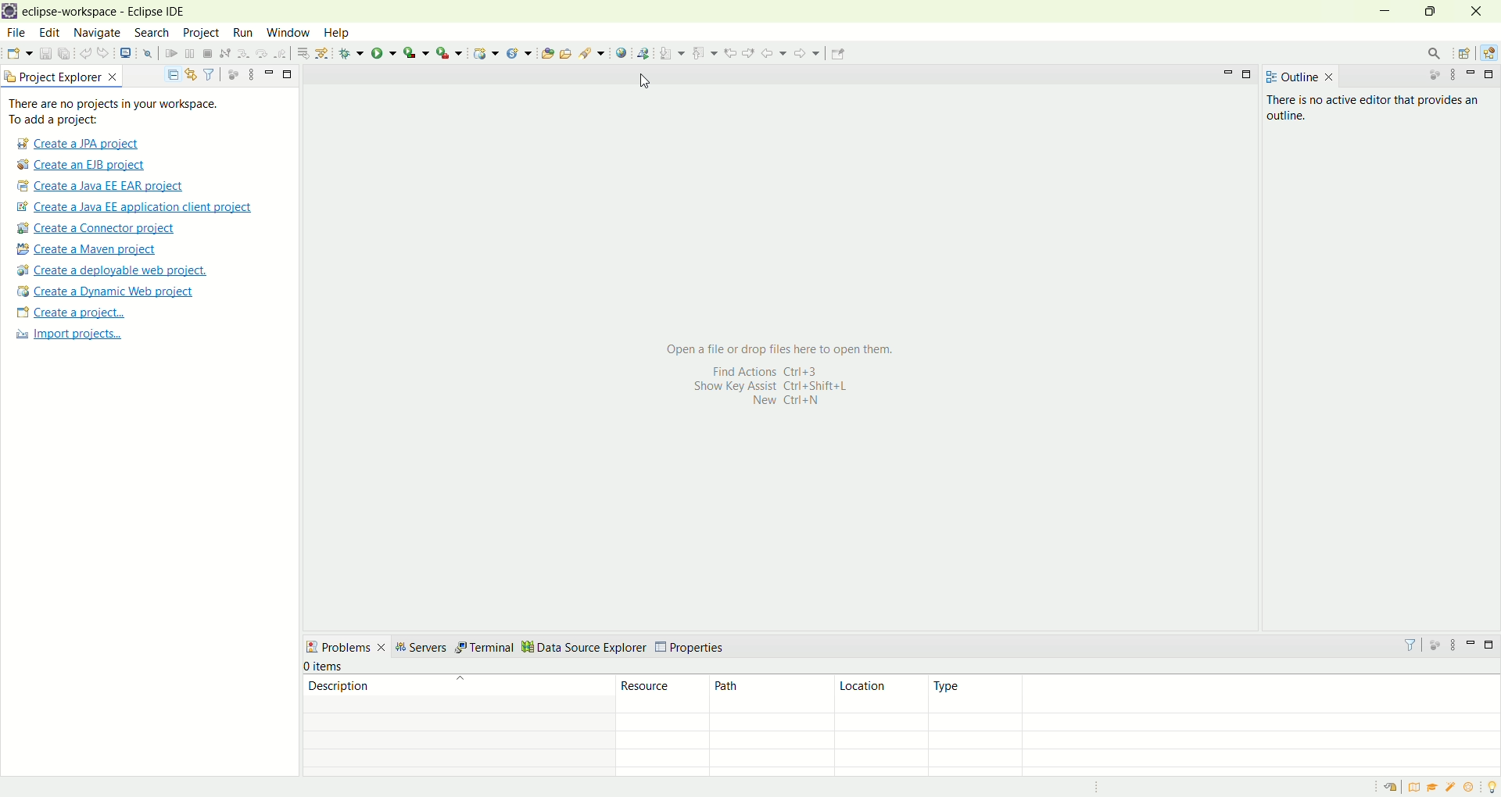 This screenshot has height=797, width=1501. I want to click on create a JPA project, so click(76, 144).